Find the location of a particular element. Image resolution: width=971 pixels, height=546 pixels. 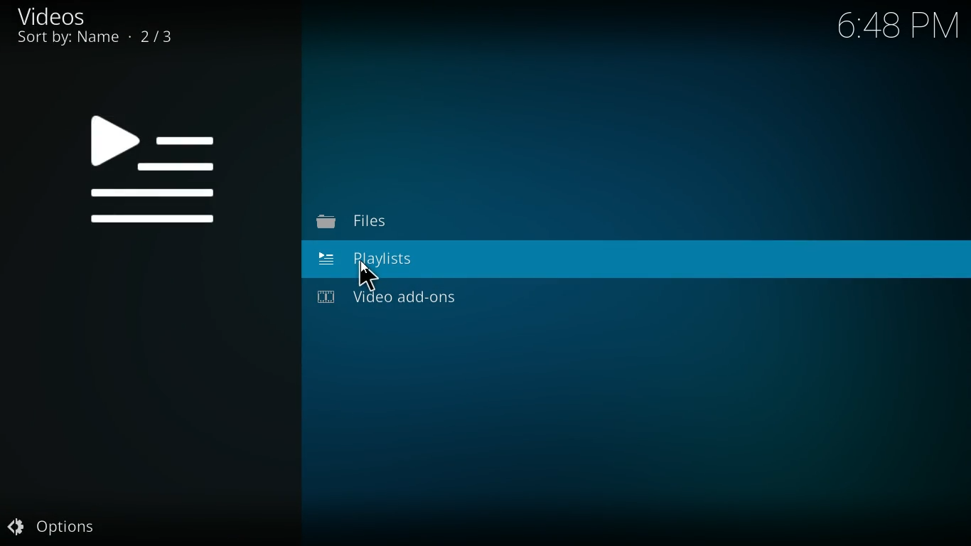

time is located at coordinates (892, 26).